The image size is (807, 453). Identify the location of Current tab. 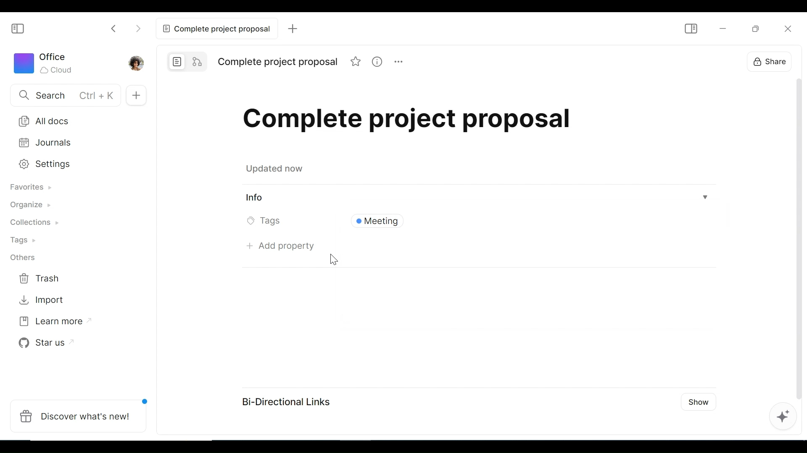
(215, 29).